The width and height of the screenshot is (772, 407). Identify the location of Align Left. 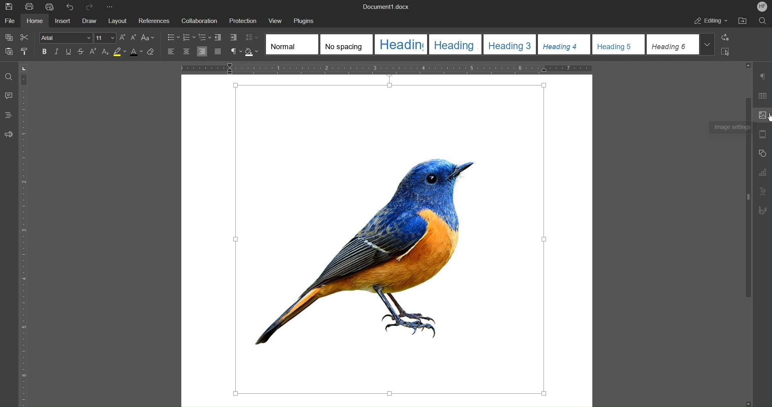
(172, 52).